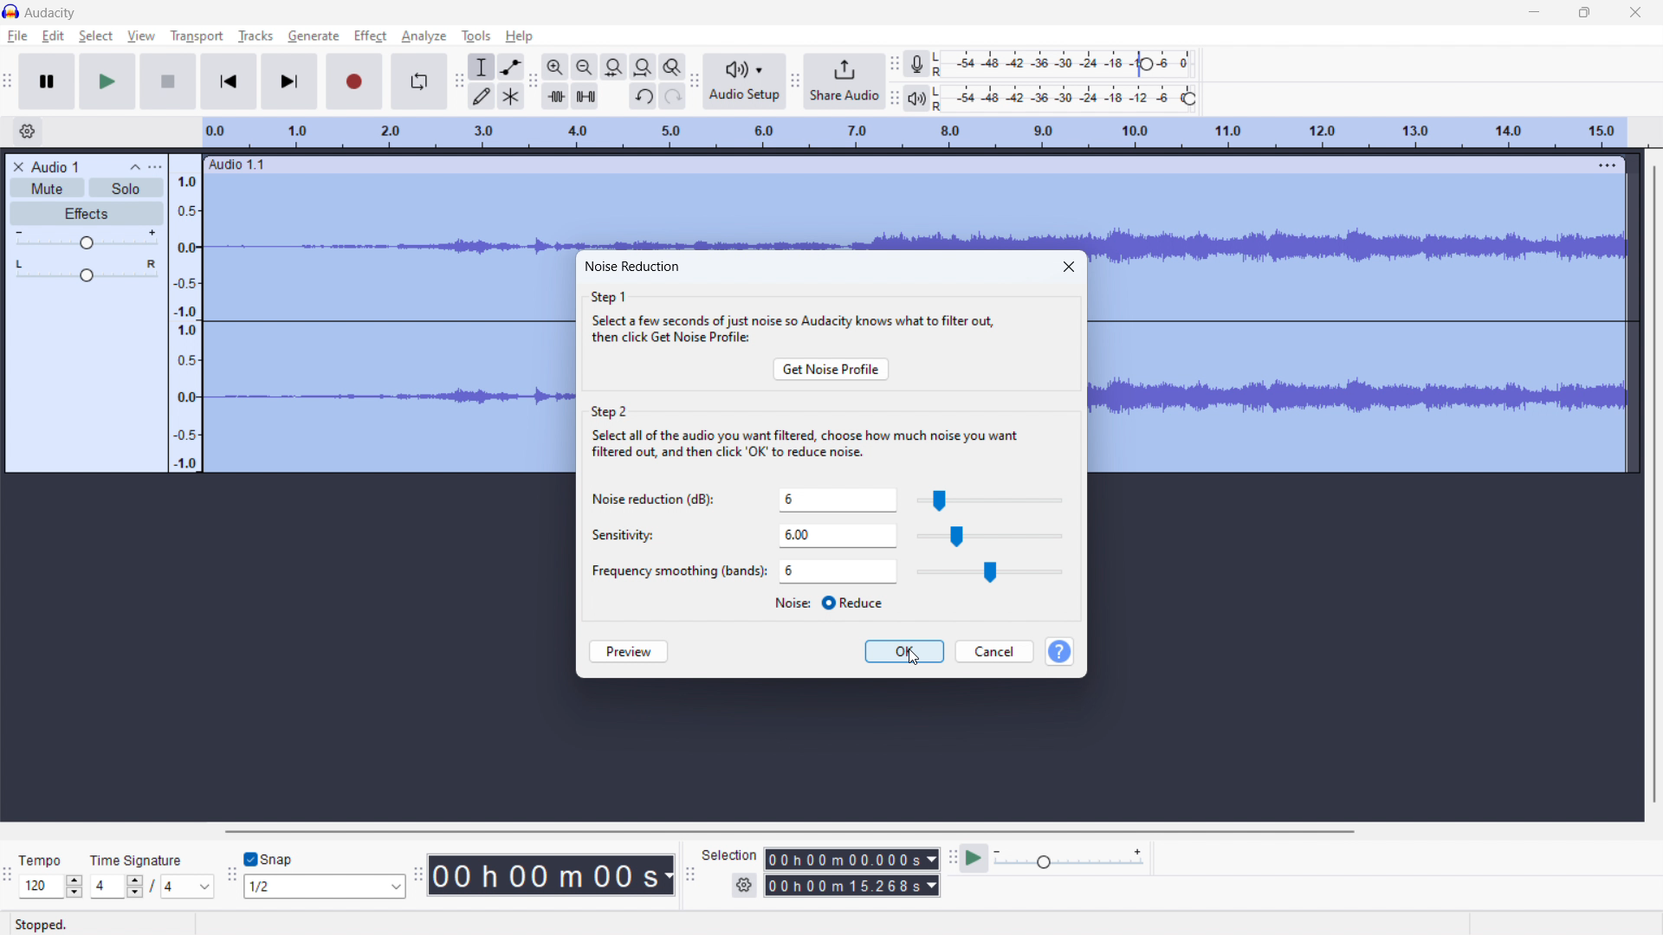 The height and width of the screenshot is (935, 1663). Describe the element at coordinates (47, 82) in the screenshot. I see `pause` at that location.